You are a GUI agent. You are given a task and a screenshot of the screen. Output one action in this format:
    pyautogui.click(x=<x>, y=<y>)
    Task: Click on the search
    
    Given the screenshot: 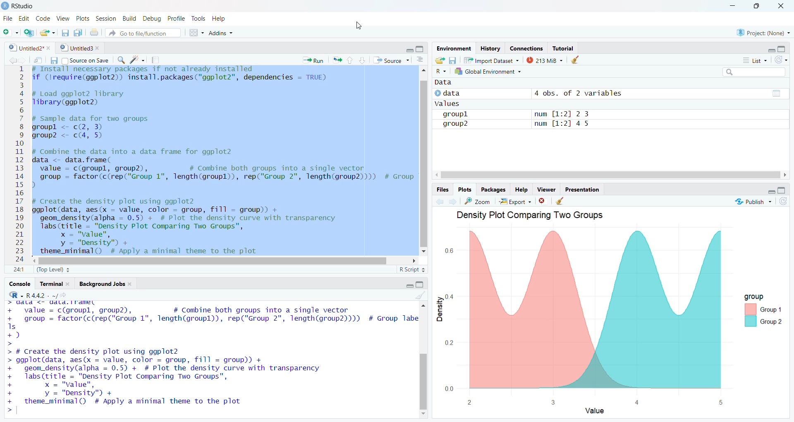 What is the action you would take?
    pyautogui.click(x=120, y=60)
    